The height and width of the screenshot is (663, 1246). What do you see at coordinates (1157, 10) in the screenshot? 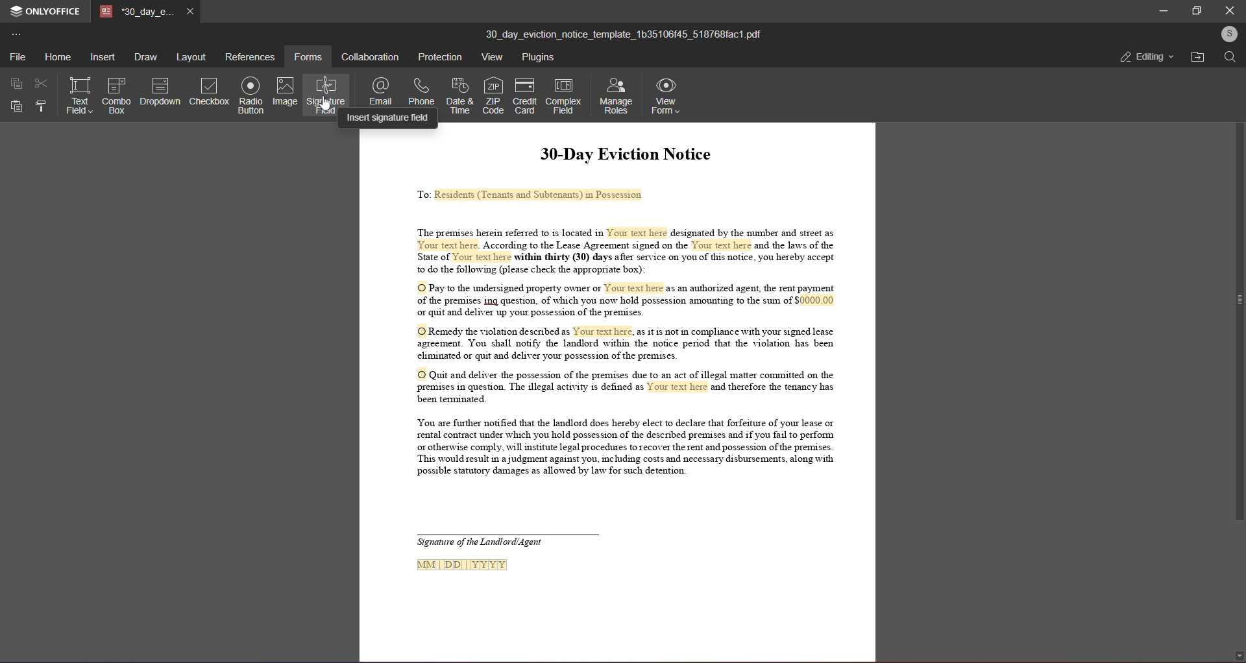
I see `minimize` at bounding box center [1157, 10].